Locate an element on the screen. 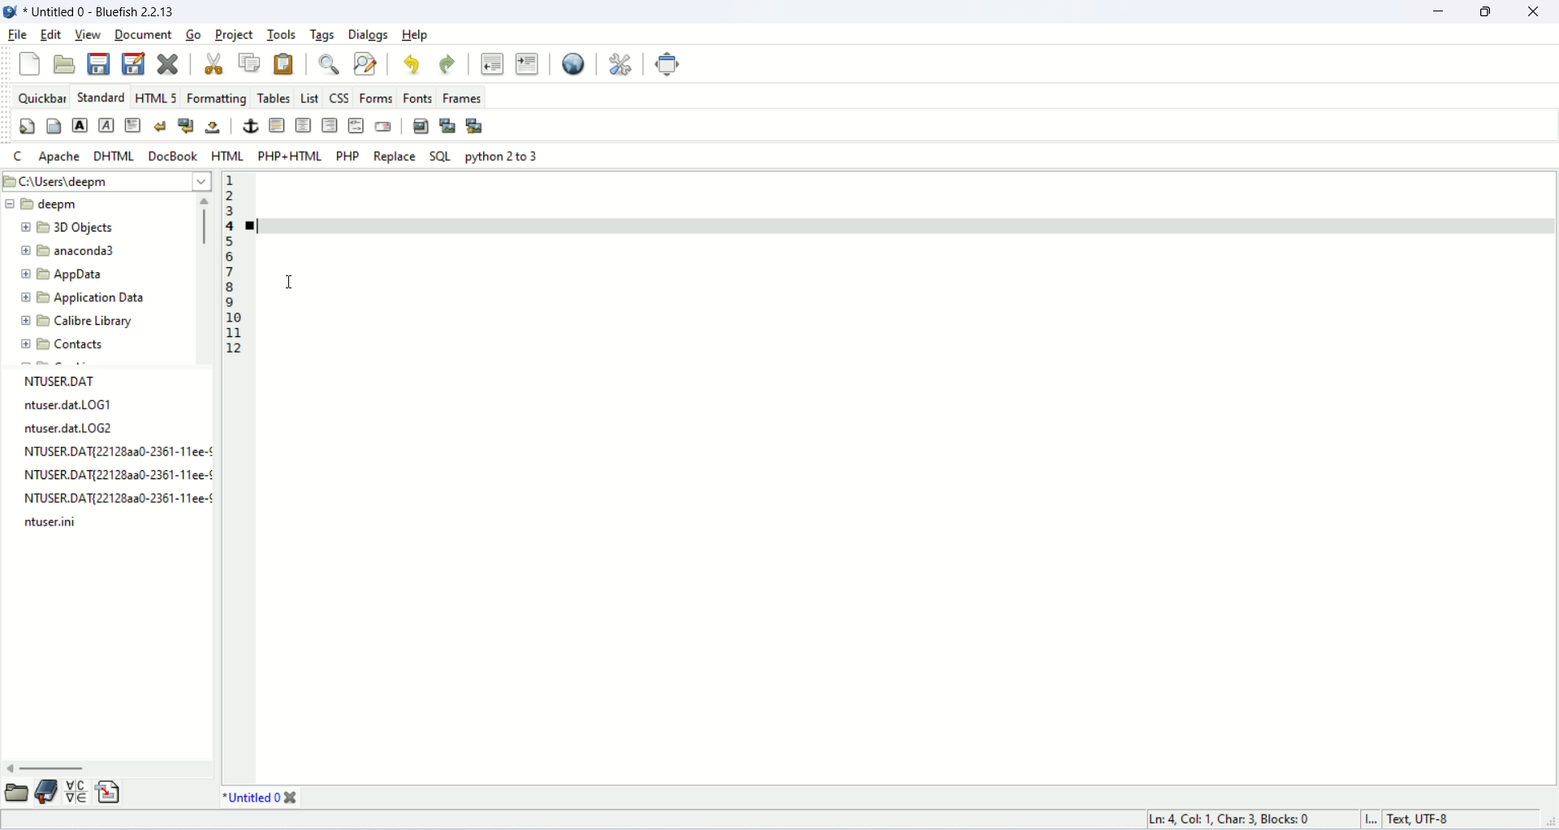 This screenshot has height=830, width=1559. show find bar is located at coordinates (332, 64).